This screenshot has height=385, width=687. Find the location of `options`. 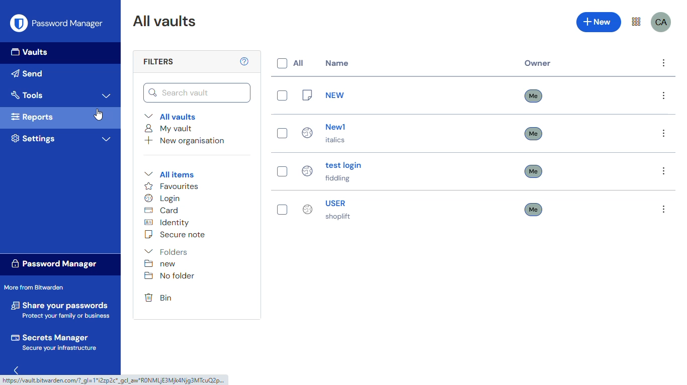

options is located at coordinates (663, 63).